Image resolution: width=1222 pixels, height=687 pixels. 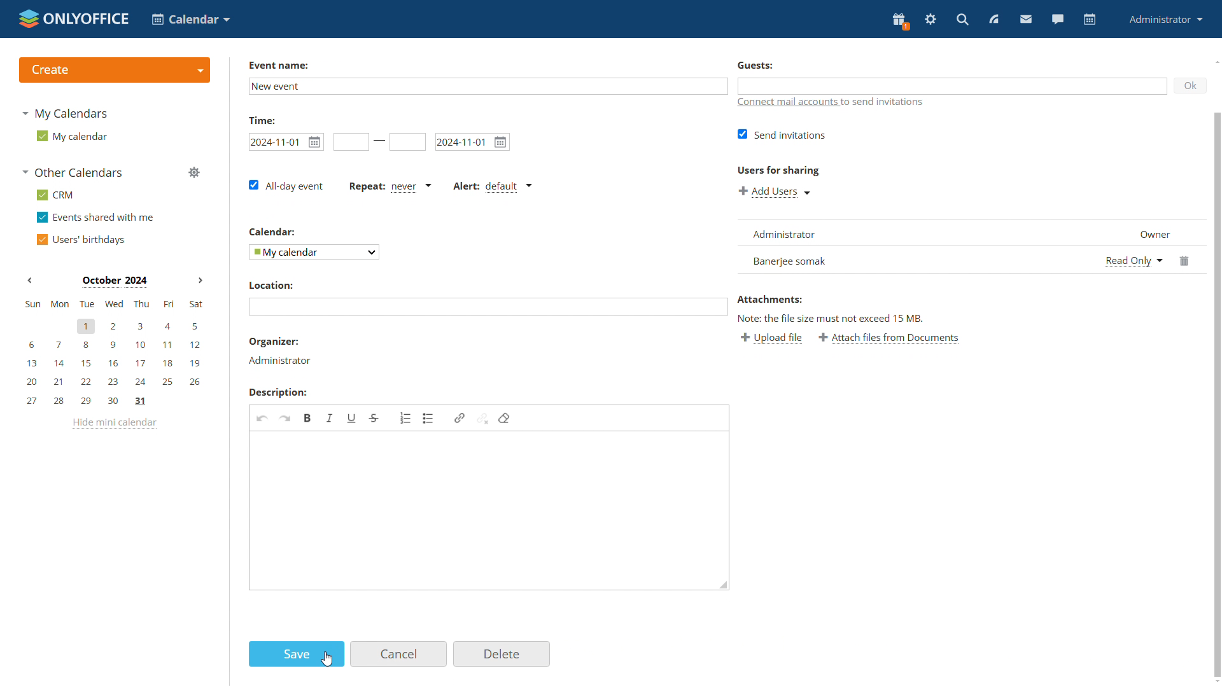 I want to click on select application, so click(x=193, y=20).